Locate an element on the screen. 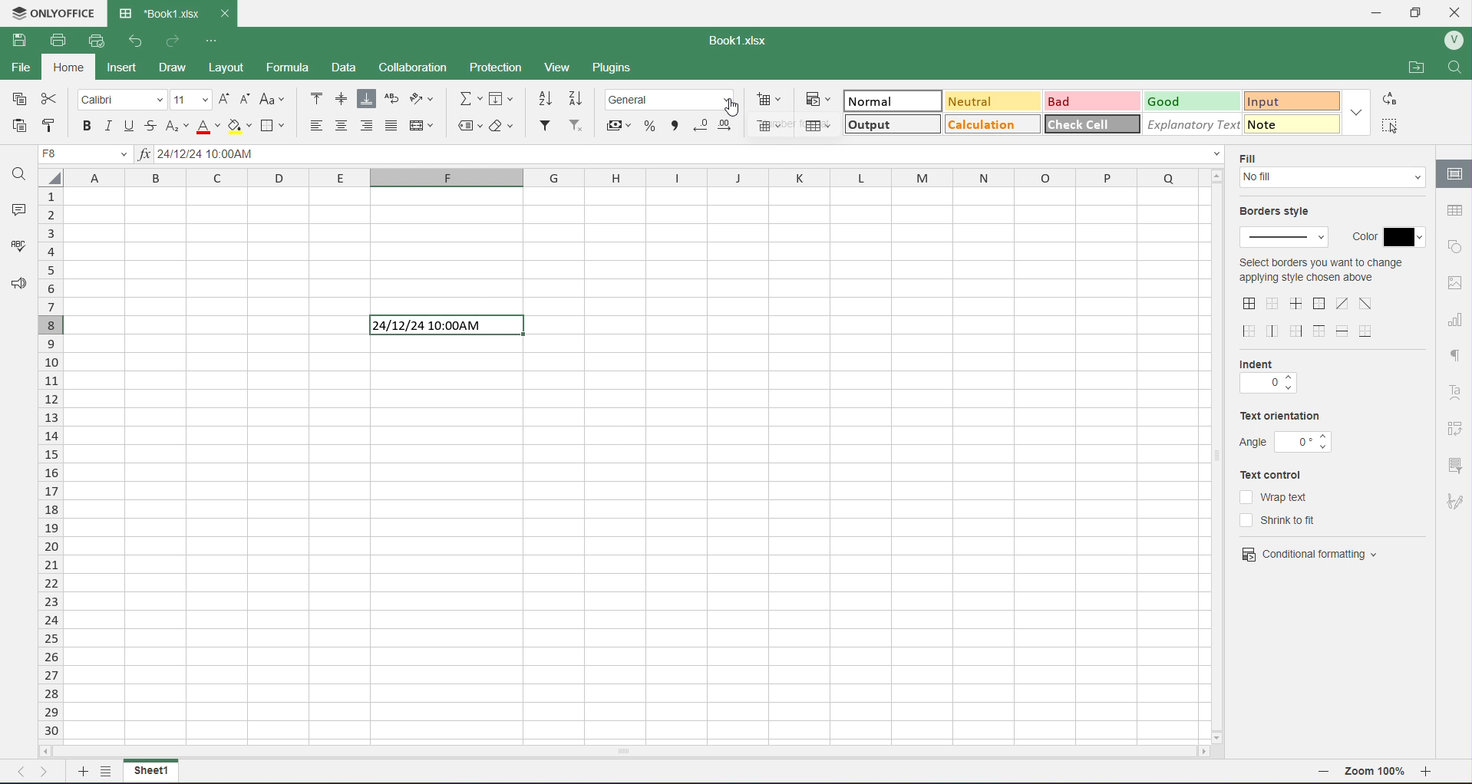  Conditional Formating is located at coordinates (817, 98).